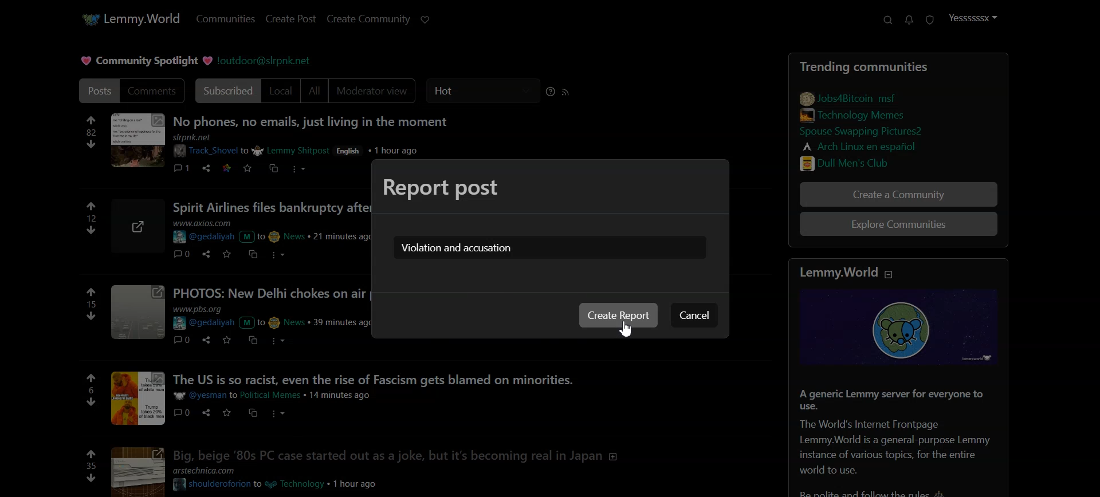 The height and width of the screenshot is (497, 1100). I want to click on comments, so click(182, 339).